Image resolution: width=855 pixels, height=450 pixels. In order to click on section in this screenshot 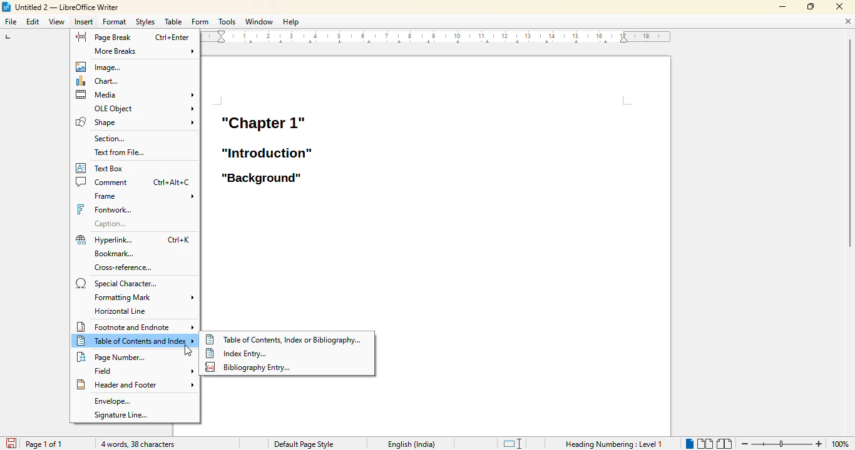, I will do `click(109, 138)`.